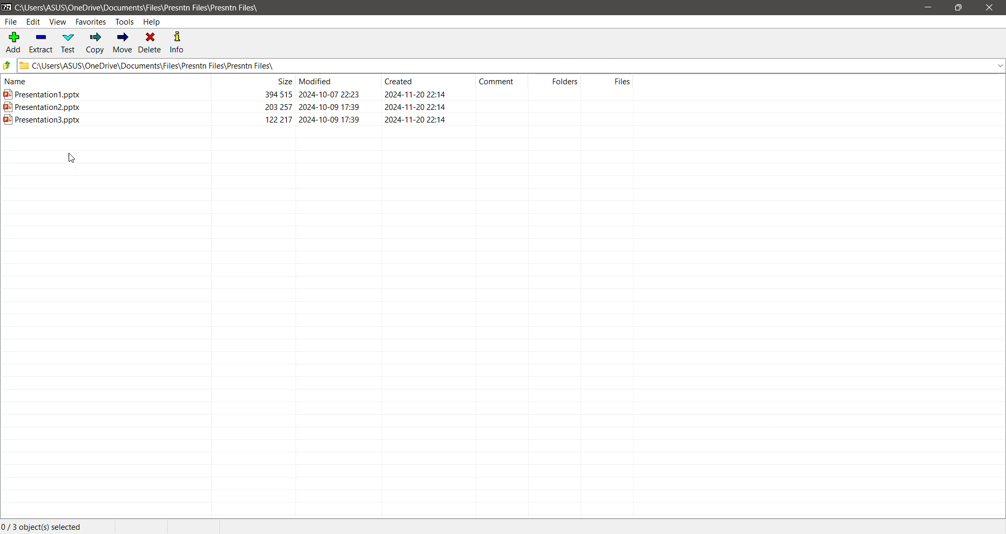 The width and height of the screenshot is (1006, 534). I want to click on Close, so click(991, 8).